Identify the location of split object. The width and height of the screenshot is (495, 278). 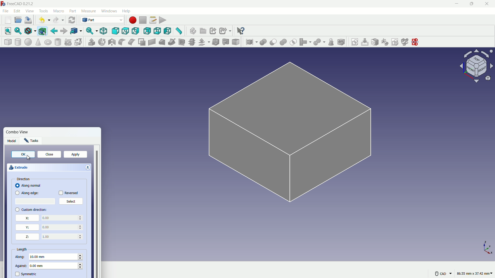
(320, 41).